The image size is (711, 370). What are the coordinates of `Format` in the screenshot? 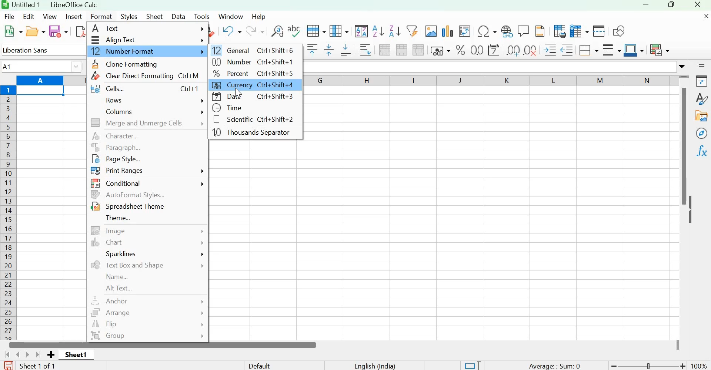 It's located at (102, 16).